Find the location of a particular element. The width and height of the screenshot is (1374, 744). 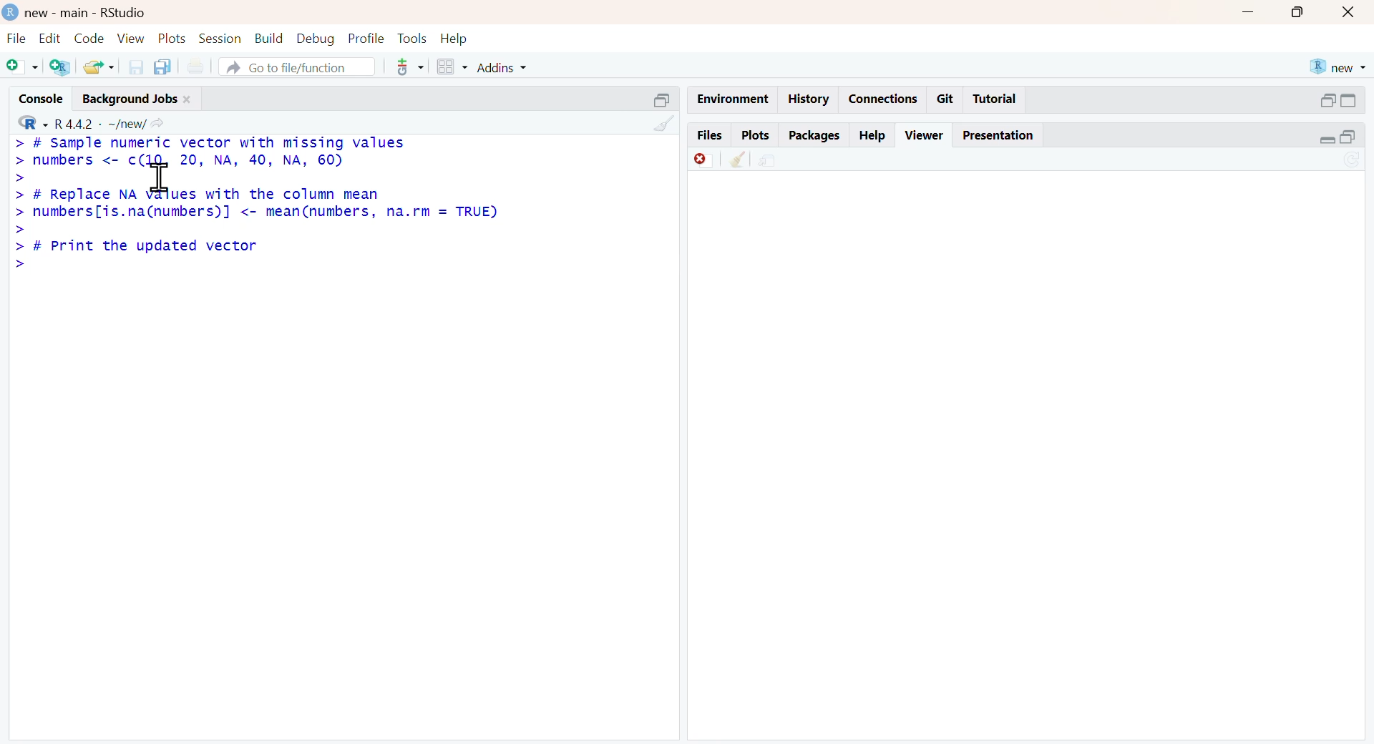

background jobs is located at coordinates (131, 100).